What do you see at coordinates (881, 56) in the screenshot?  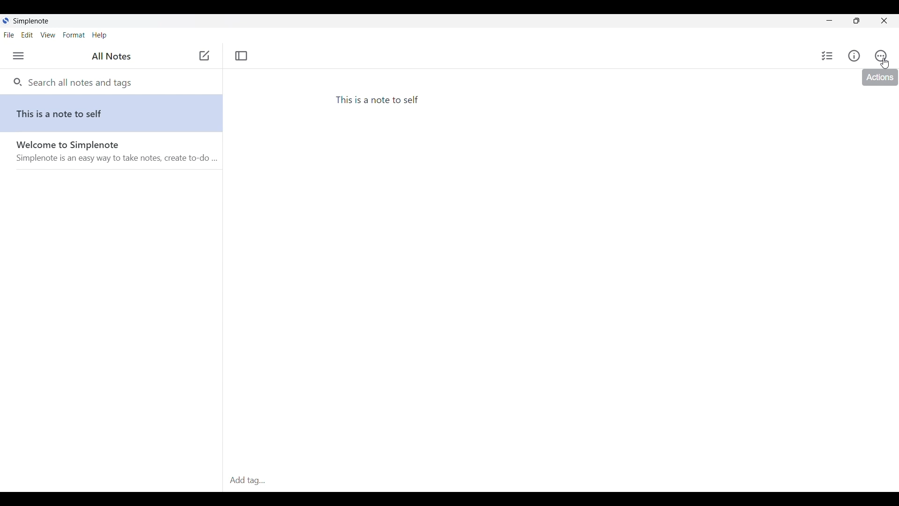 I see `Actions` at bounding box center [881, 56].